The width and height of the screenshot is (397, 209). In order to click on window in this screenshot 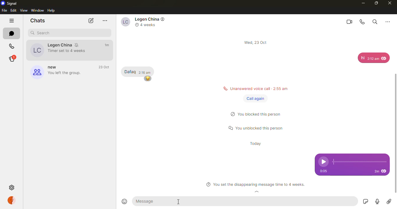, I will do `click(38, 10)`.